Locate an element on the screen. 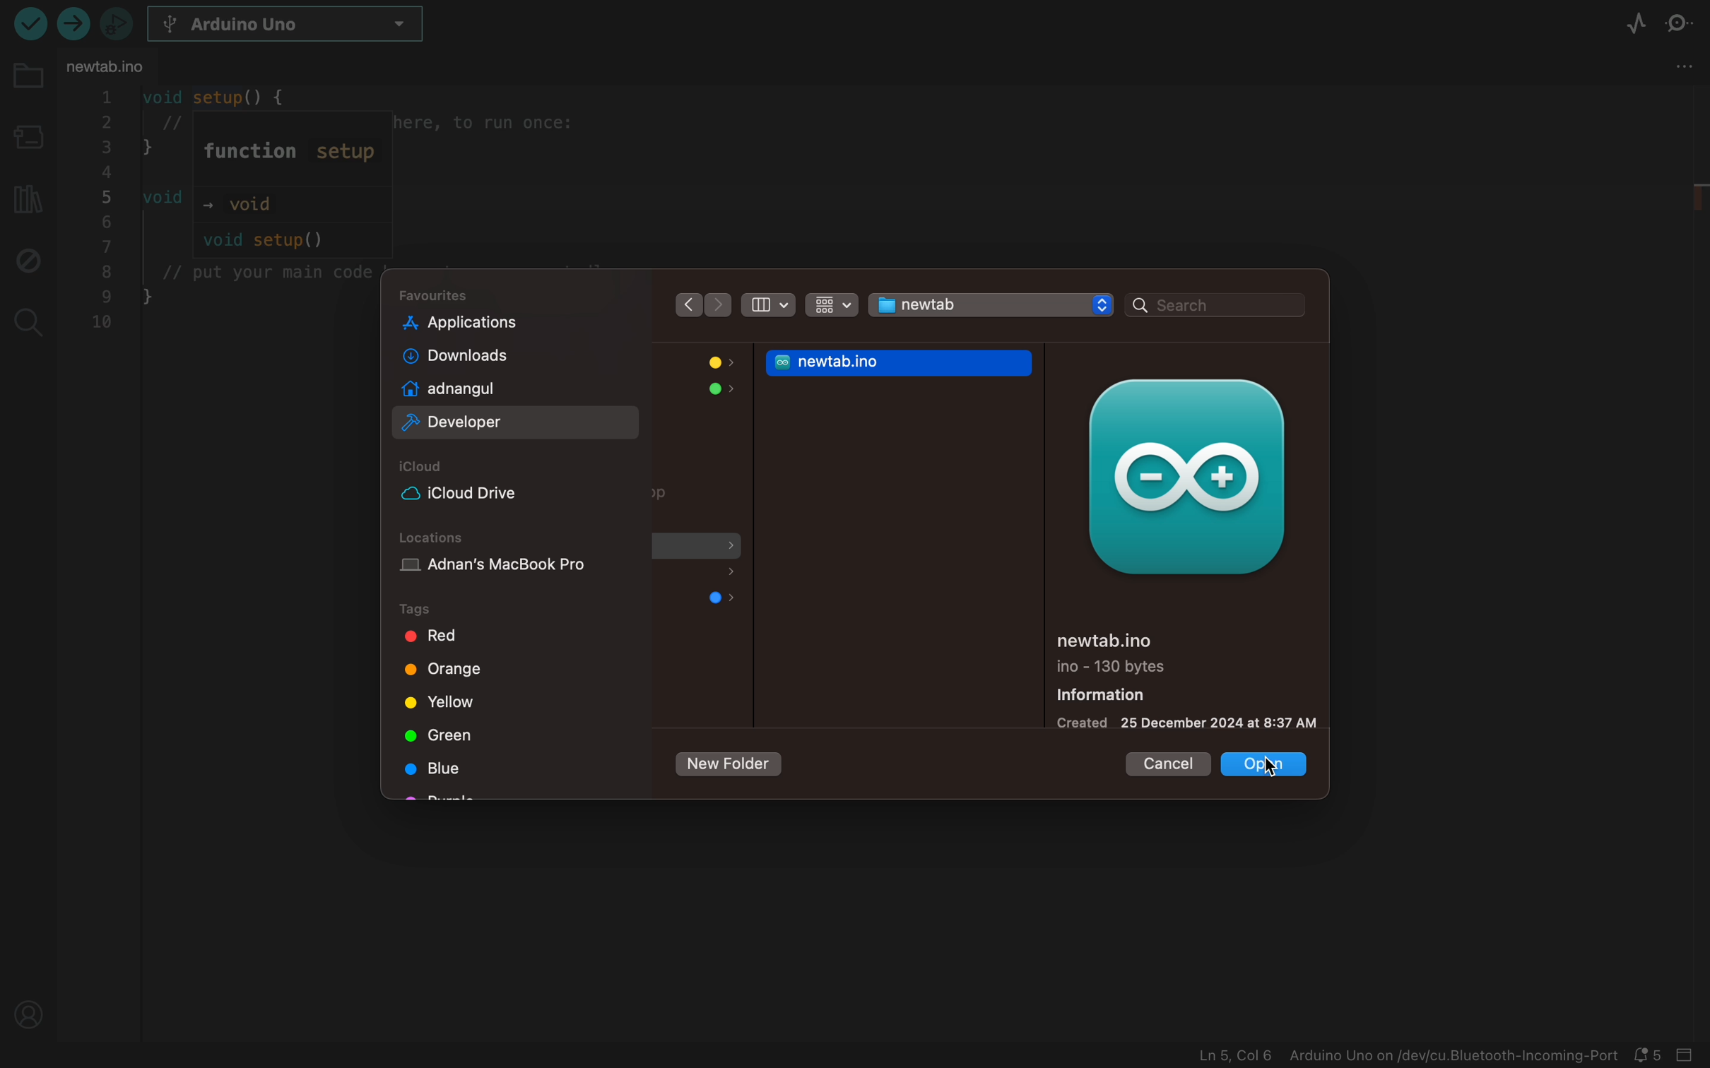 The image size is (1710, 1068). select folder is located at coordinates (993, 304).